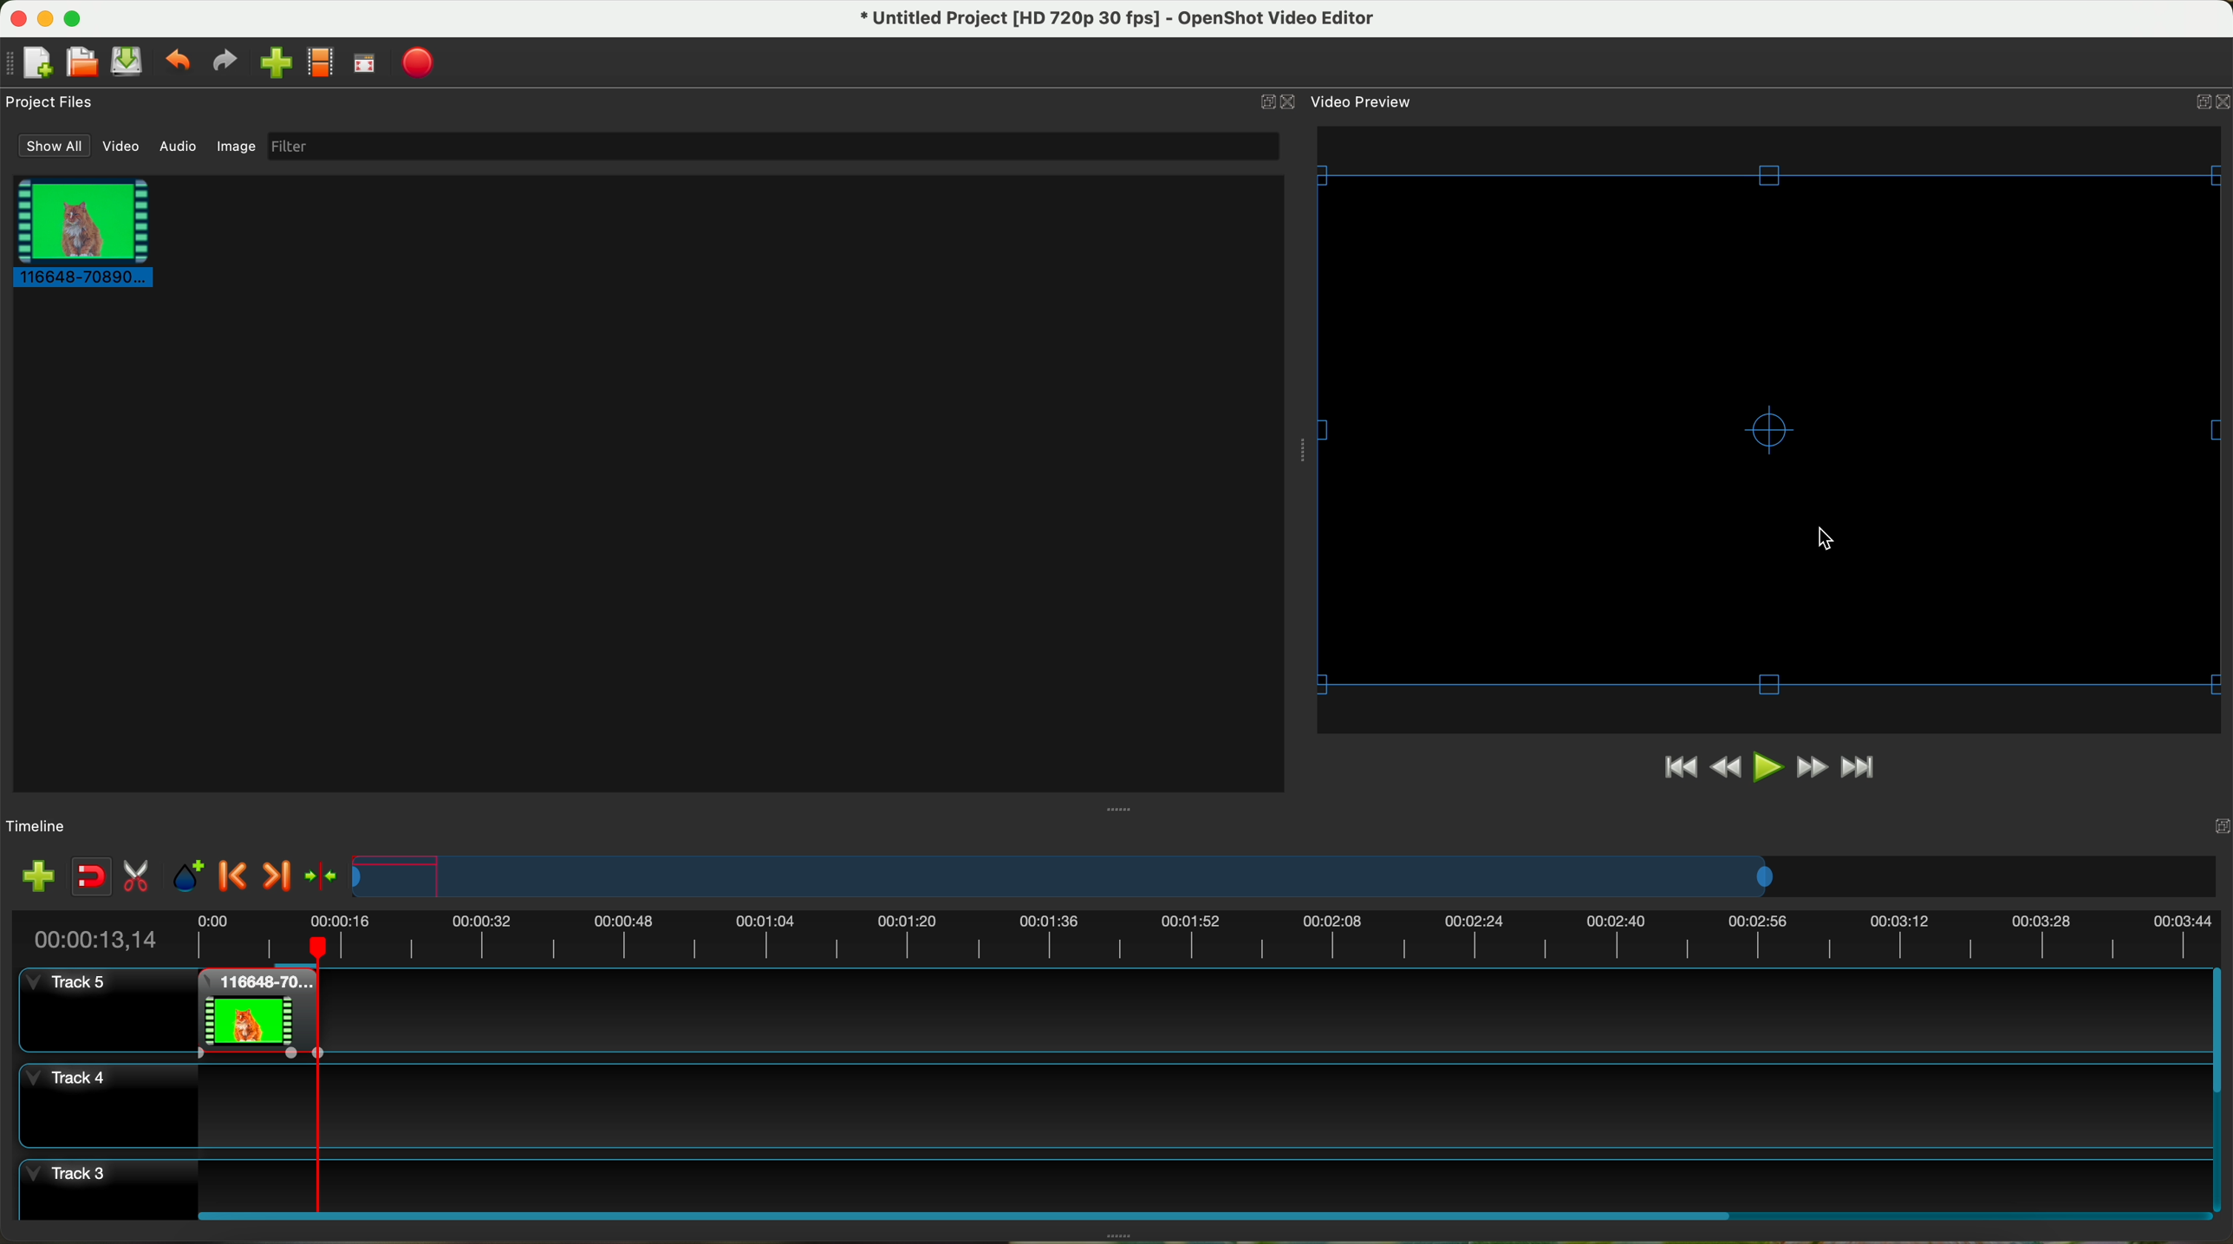 The image size is (2233, 1244). What do you see at coordinates (1279, 102) in the screenshot?
I see `close` at bounding box center [1279, 102].